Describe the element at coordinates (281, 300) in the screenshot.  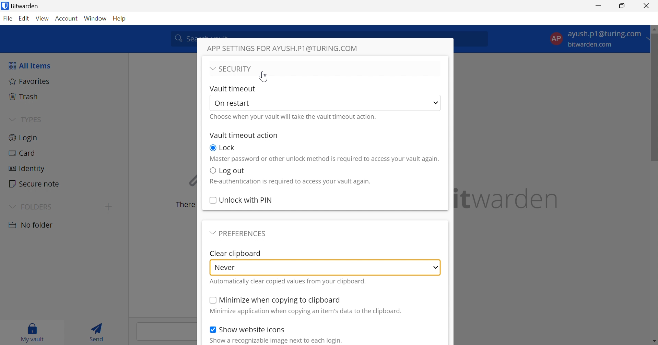
I see `Minimize when copying to clipboard` at that location.